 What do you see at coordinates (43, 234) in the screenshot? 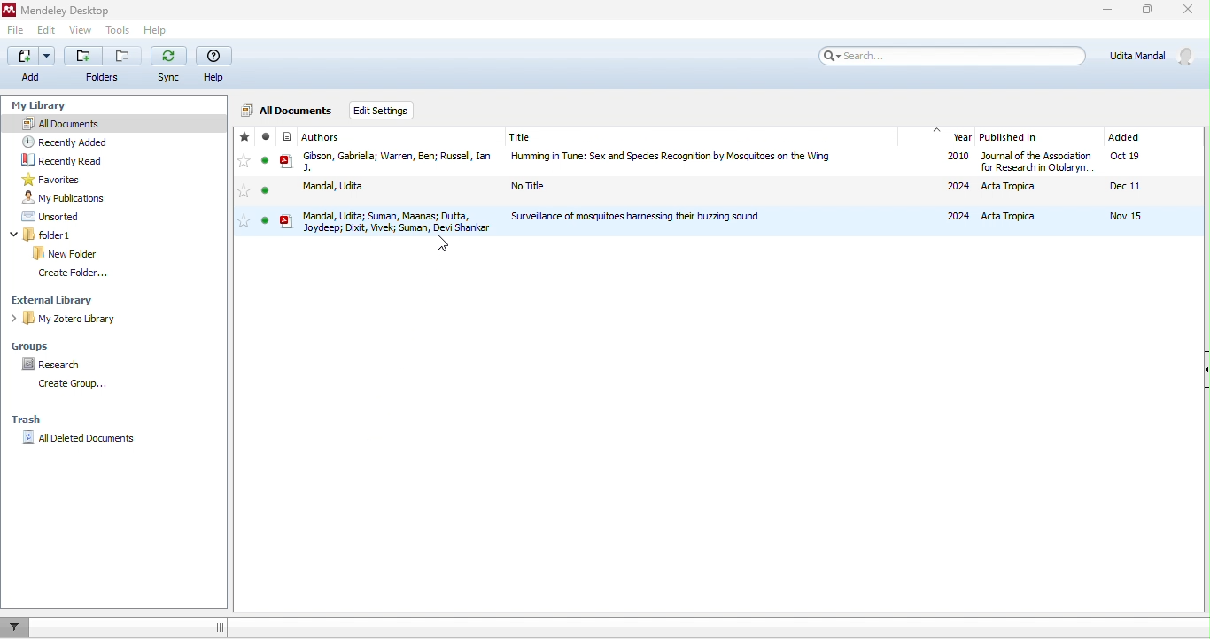
I see `folder 1` at bounding box center [43, 234].